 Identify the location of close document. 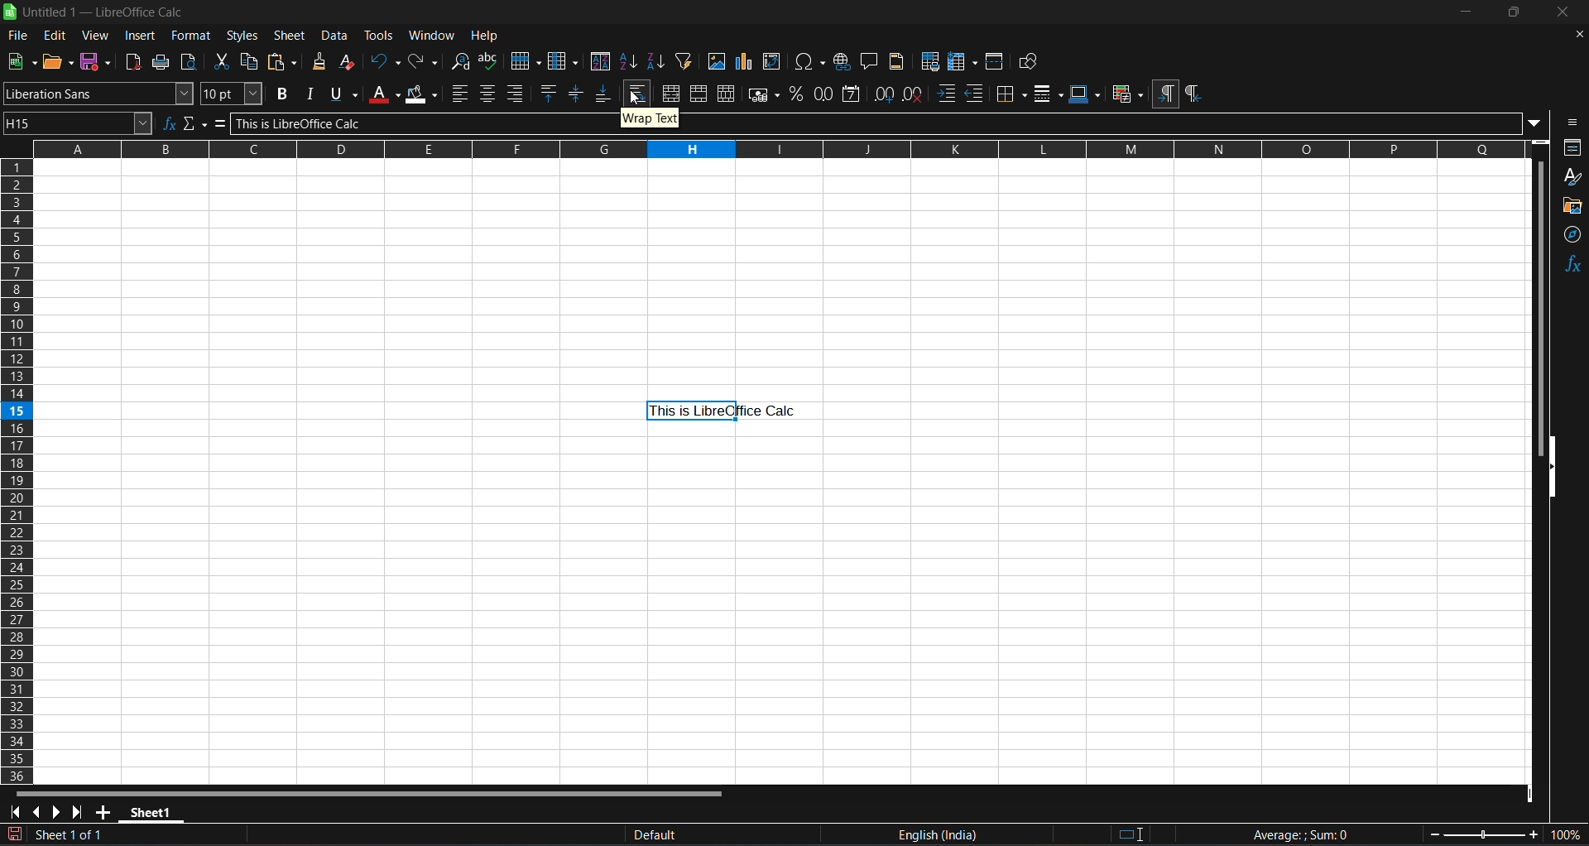
(1581, 35).